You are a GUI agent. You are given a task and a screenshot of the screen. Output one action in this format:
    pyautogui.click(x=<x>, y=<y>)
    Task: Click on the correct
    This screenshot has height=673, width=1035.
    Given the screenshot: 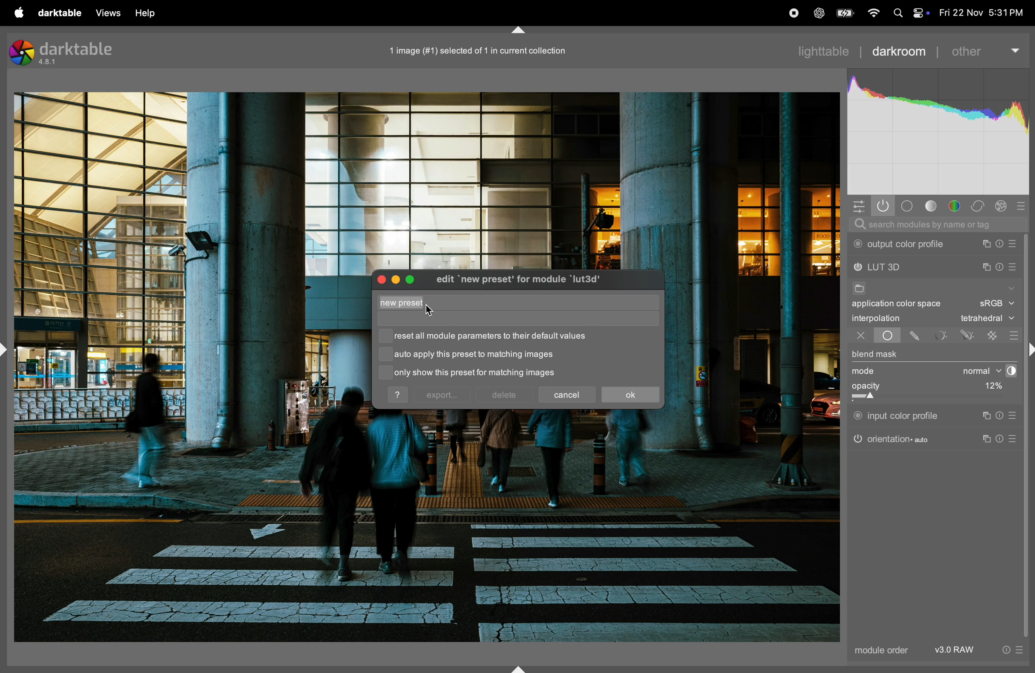 What is the action you would take?
    pyautogui.click(x=980, y=206)
    